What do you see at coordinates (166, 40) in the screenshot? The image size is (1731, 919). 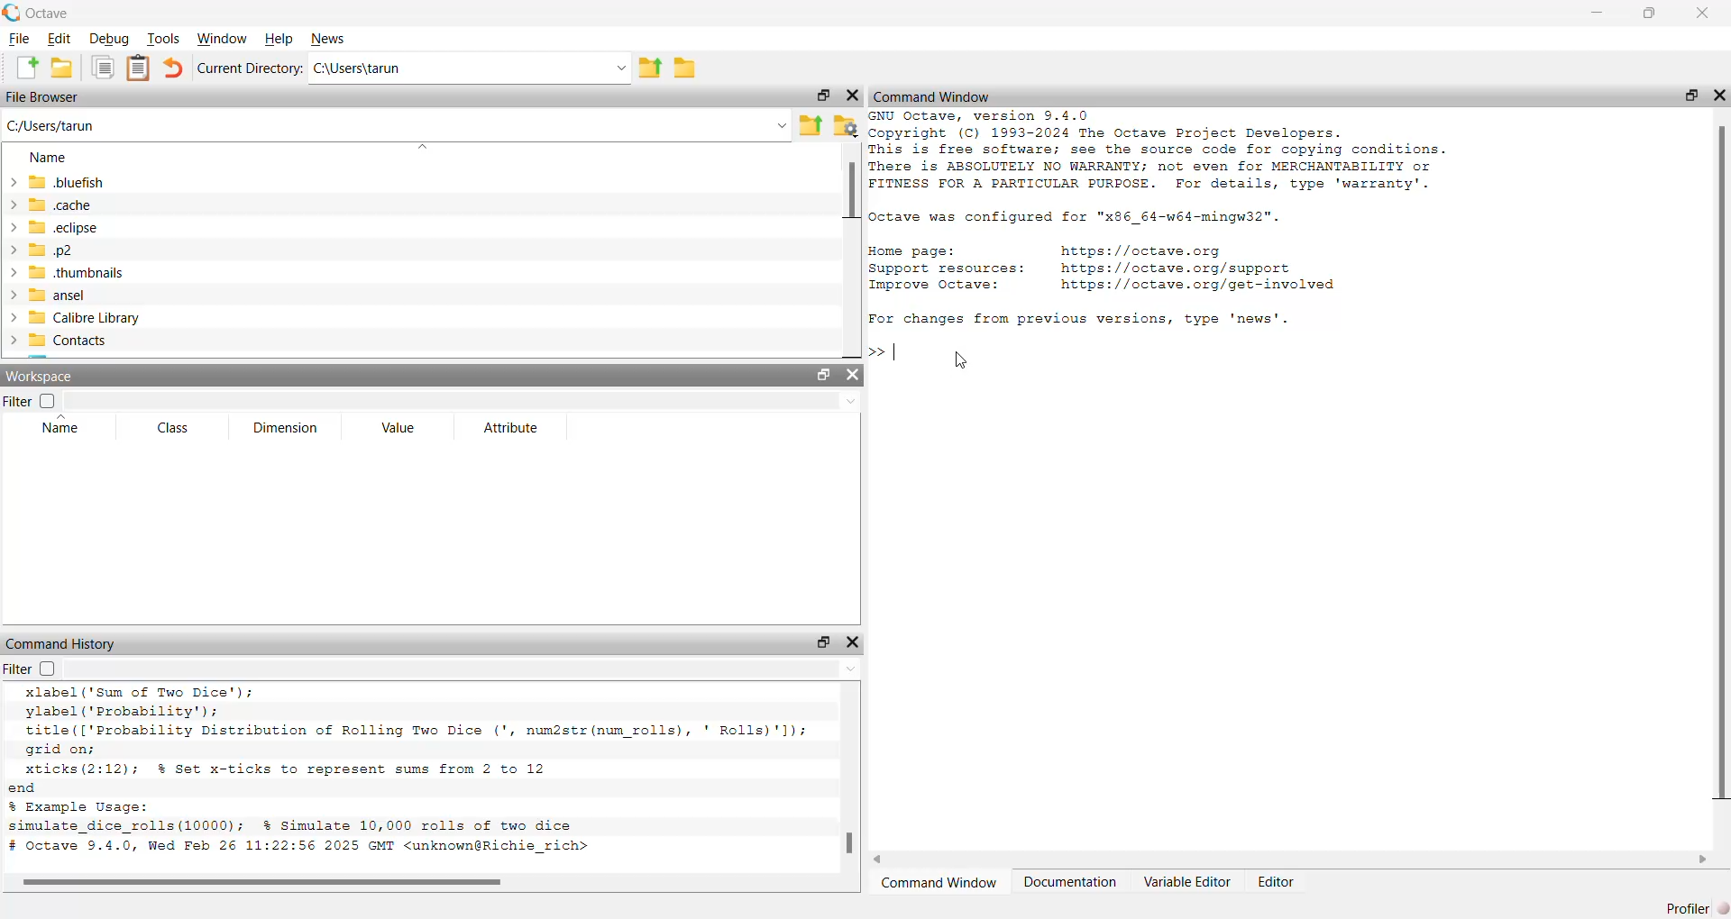 I see `Tools` at bounding box center [166, 40].